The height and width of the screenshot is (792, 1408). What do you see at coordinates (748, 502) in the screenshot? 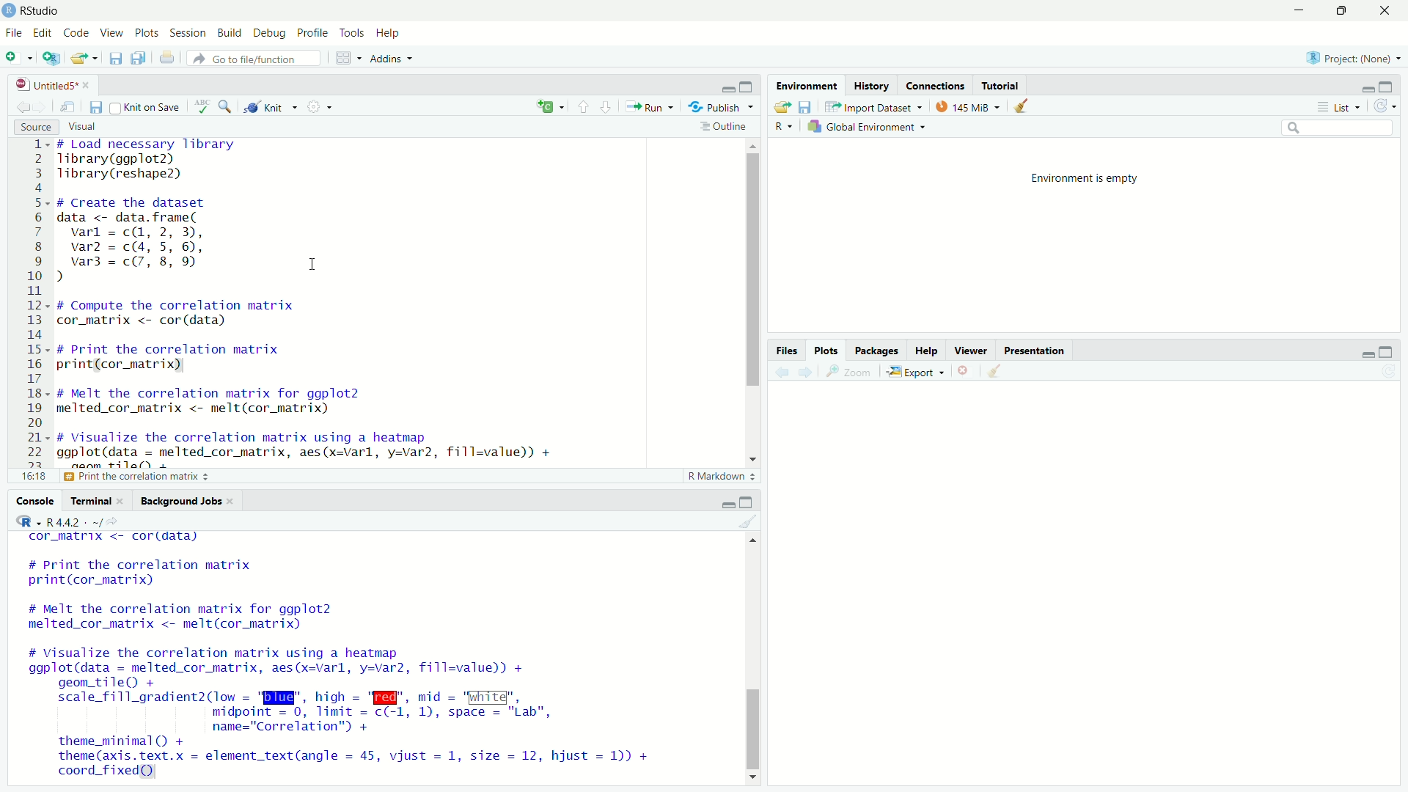
I see `maximize` at bounding box center [748, 502].